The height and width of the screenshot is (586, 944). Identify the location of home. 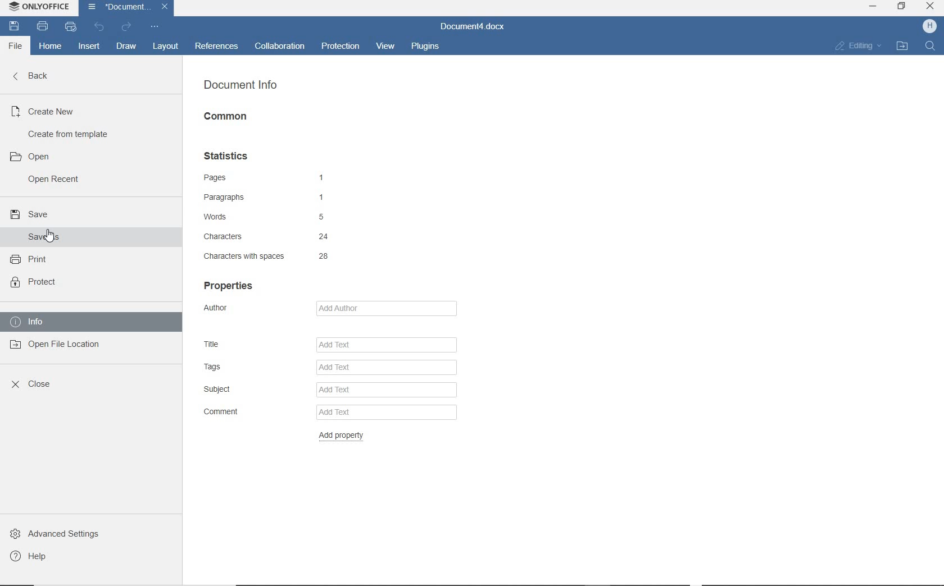
(51, 48).